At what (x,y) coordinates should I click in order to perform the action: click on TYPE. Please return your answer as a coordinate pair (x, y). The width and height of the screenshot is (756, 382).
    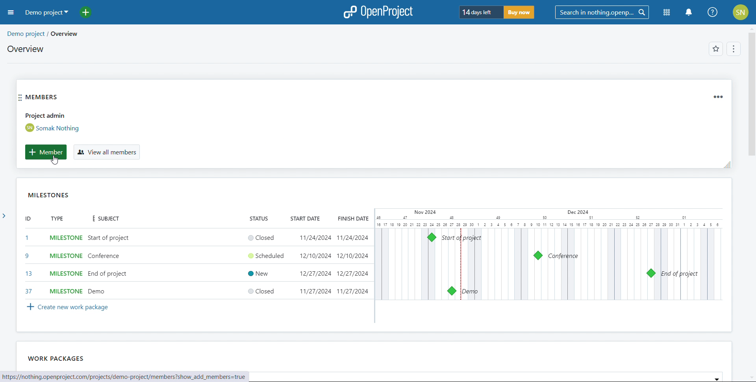
    Looking at the image, I should click on (61, 220).